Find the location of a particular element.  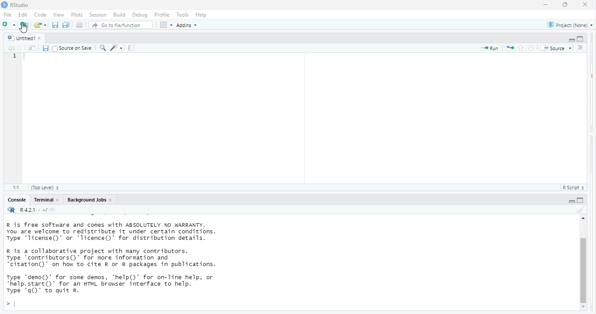

typing cursor is located at coordinates (11, 304).